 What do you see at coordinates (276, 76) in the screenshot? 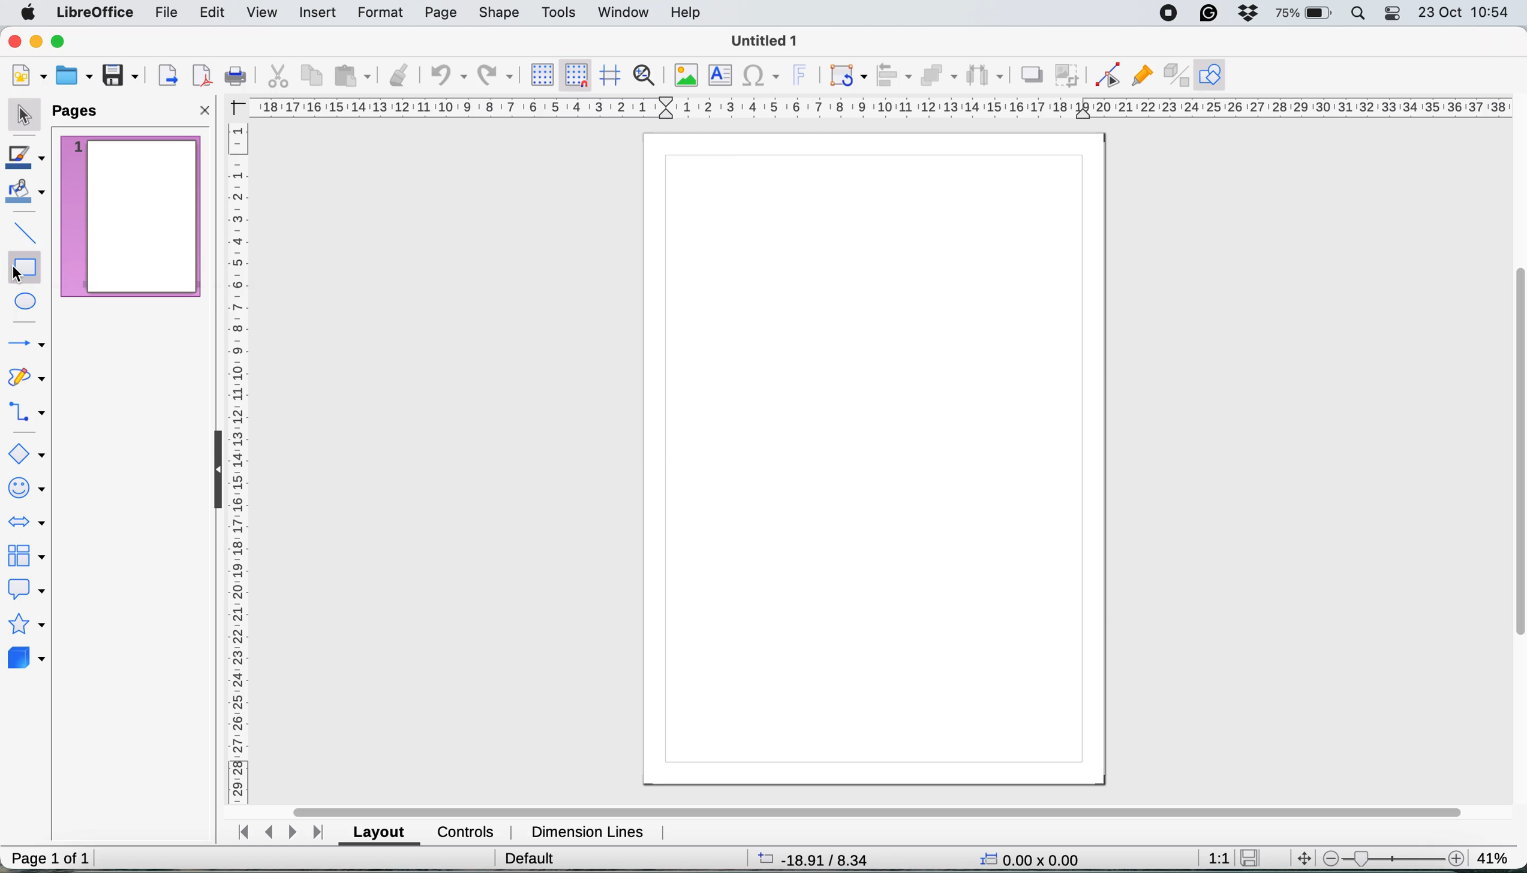
I see `cut` at bounding box center [276, 76].